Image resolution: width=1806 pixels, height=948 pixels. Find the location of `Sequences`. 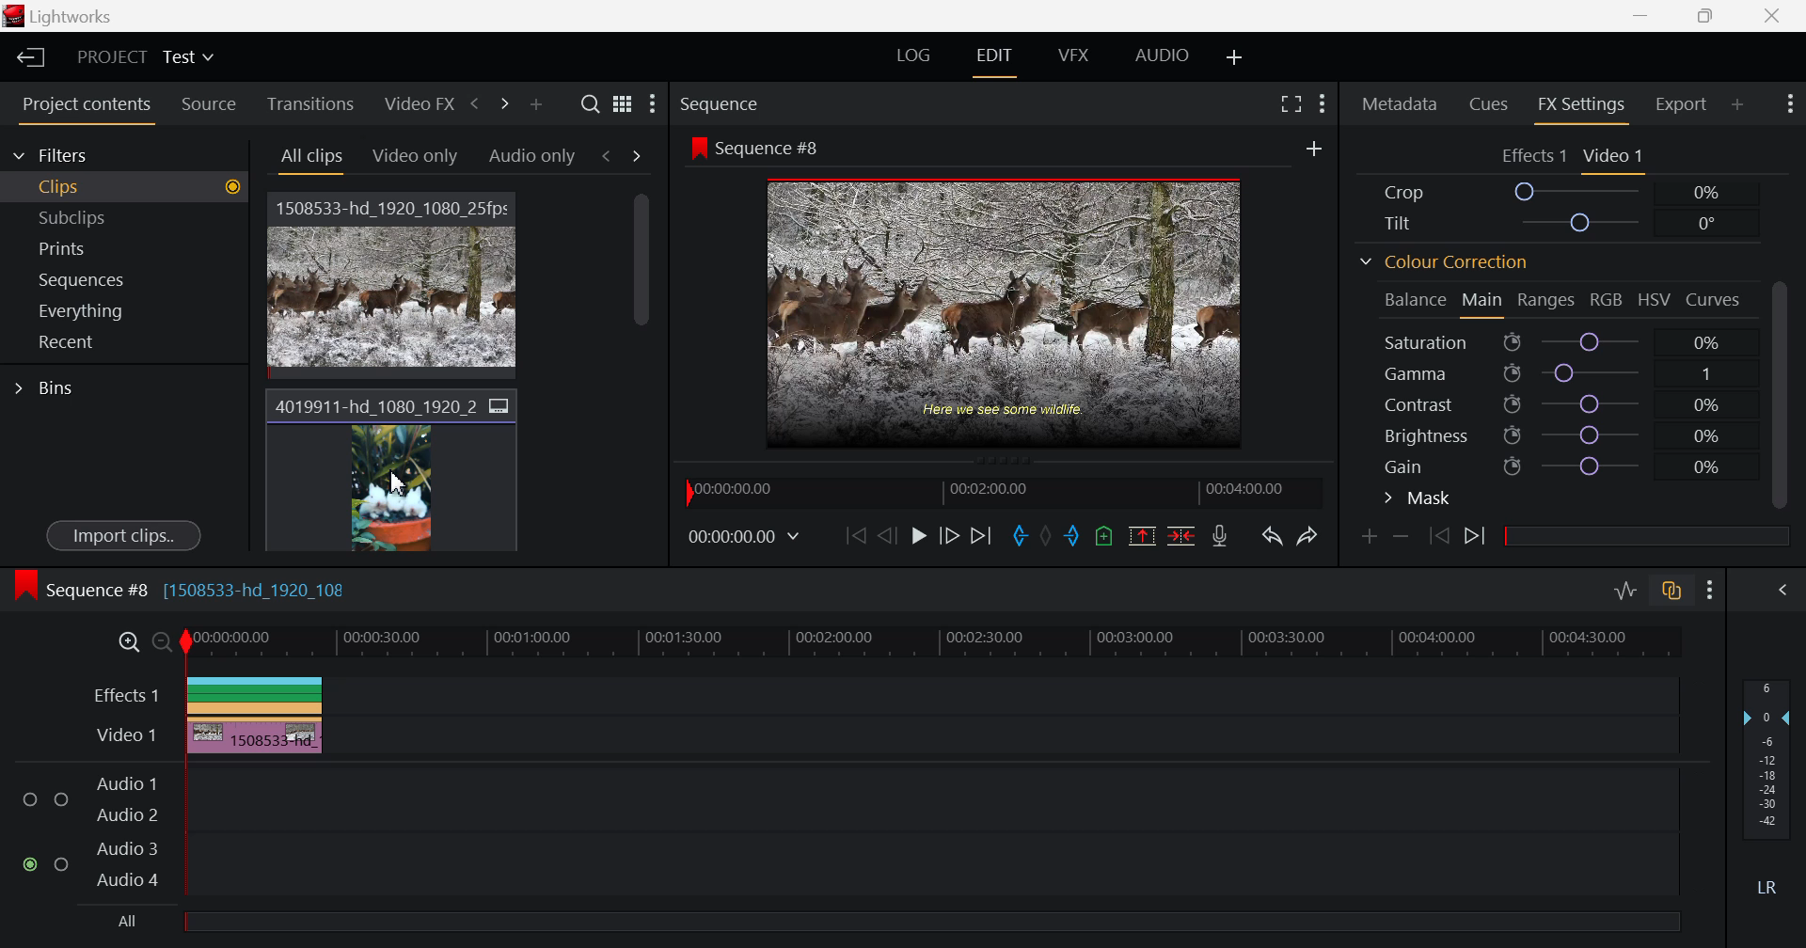

Sequences is located at coordinates (122, 278).